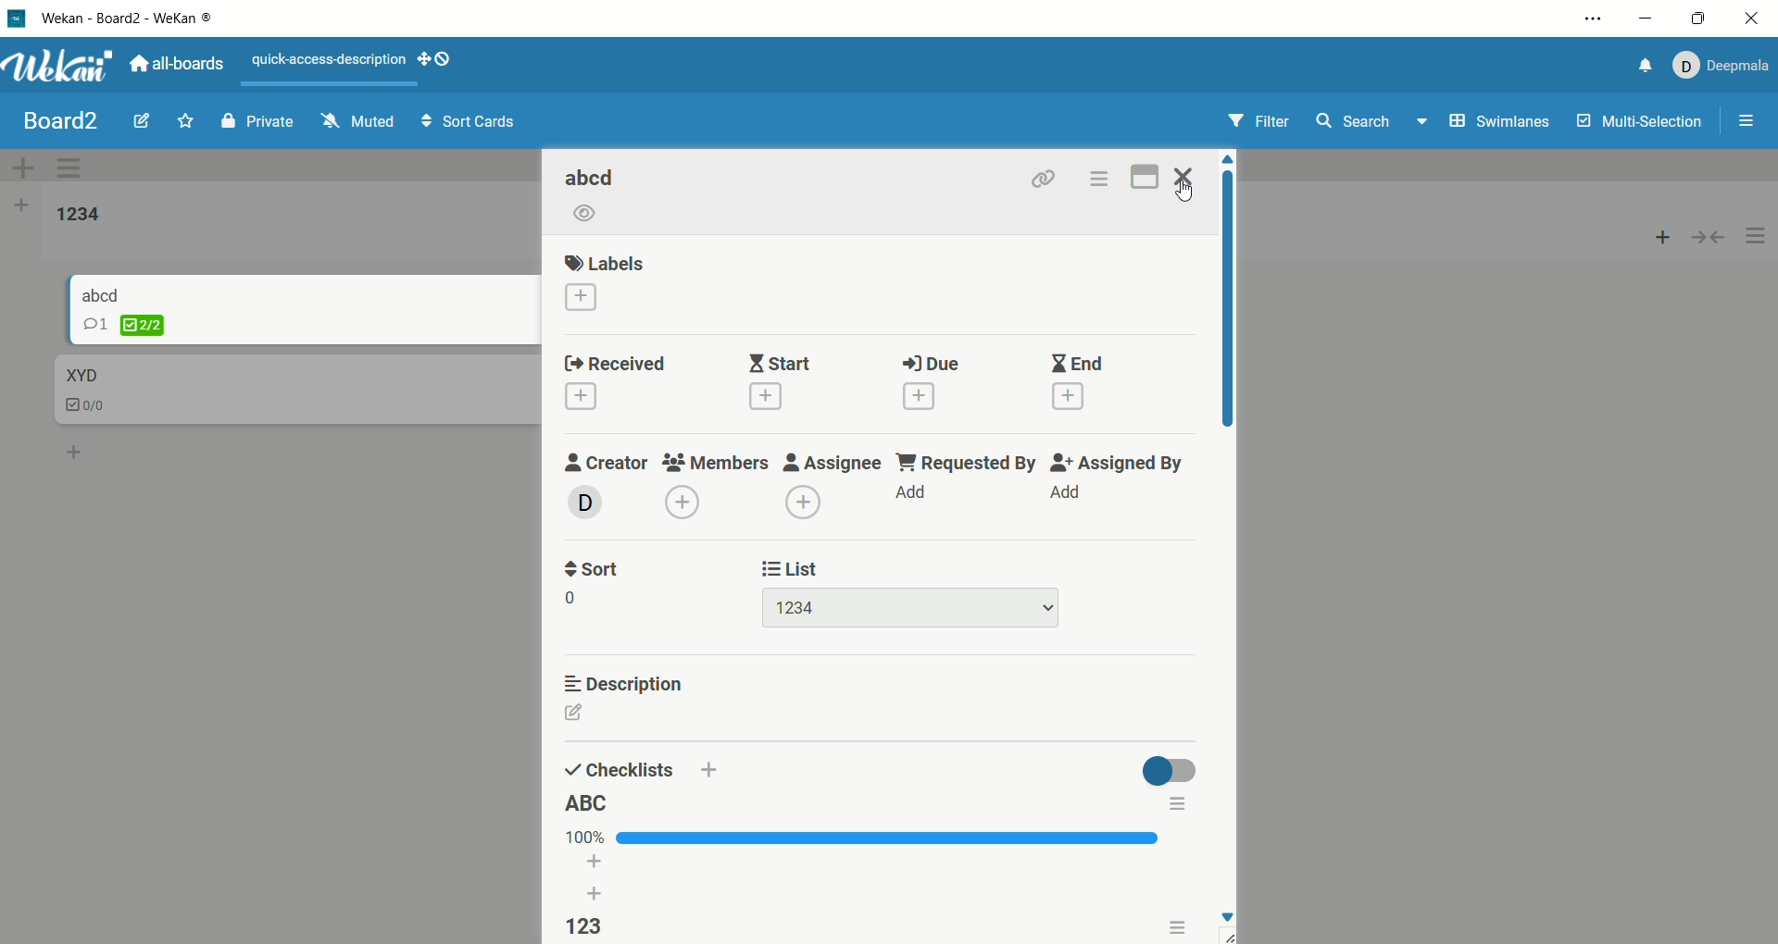  Describe the element at coordinates (614, 369) in the screenshot. I see `received` at that location.